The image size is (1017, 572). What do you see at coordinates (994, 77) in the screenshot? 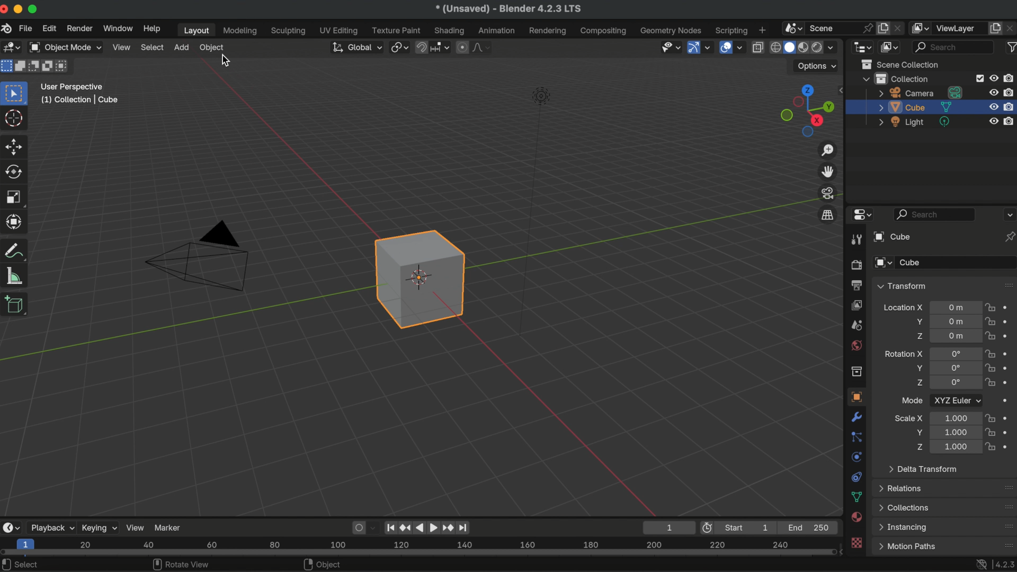
I see `hide in viewport` at bounding box center [994, 77].